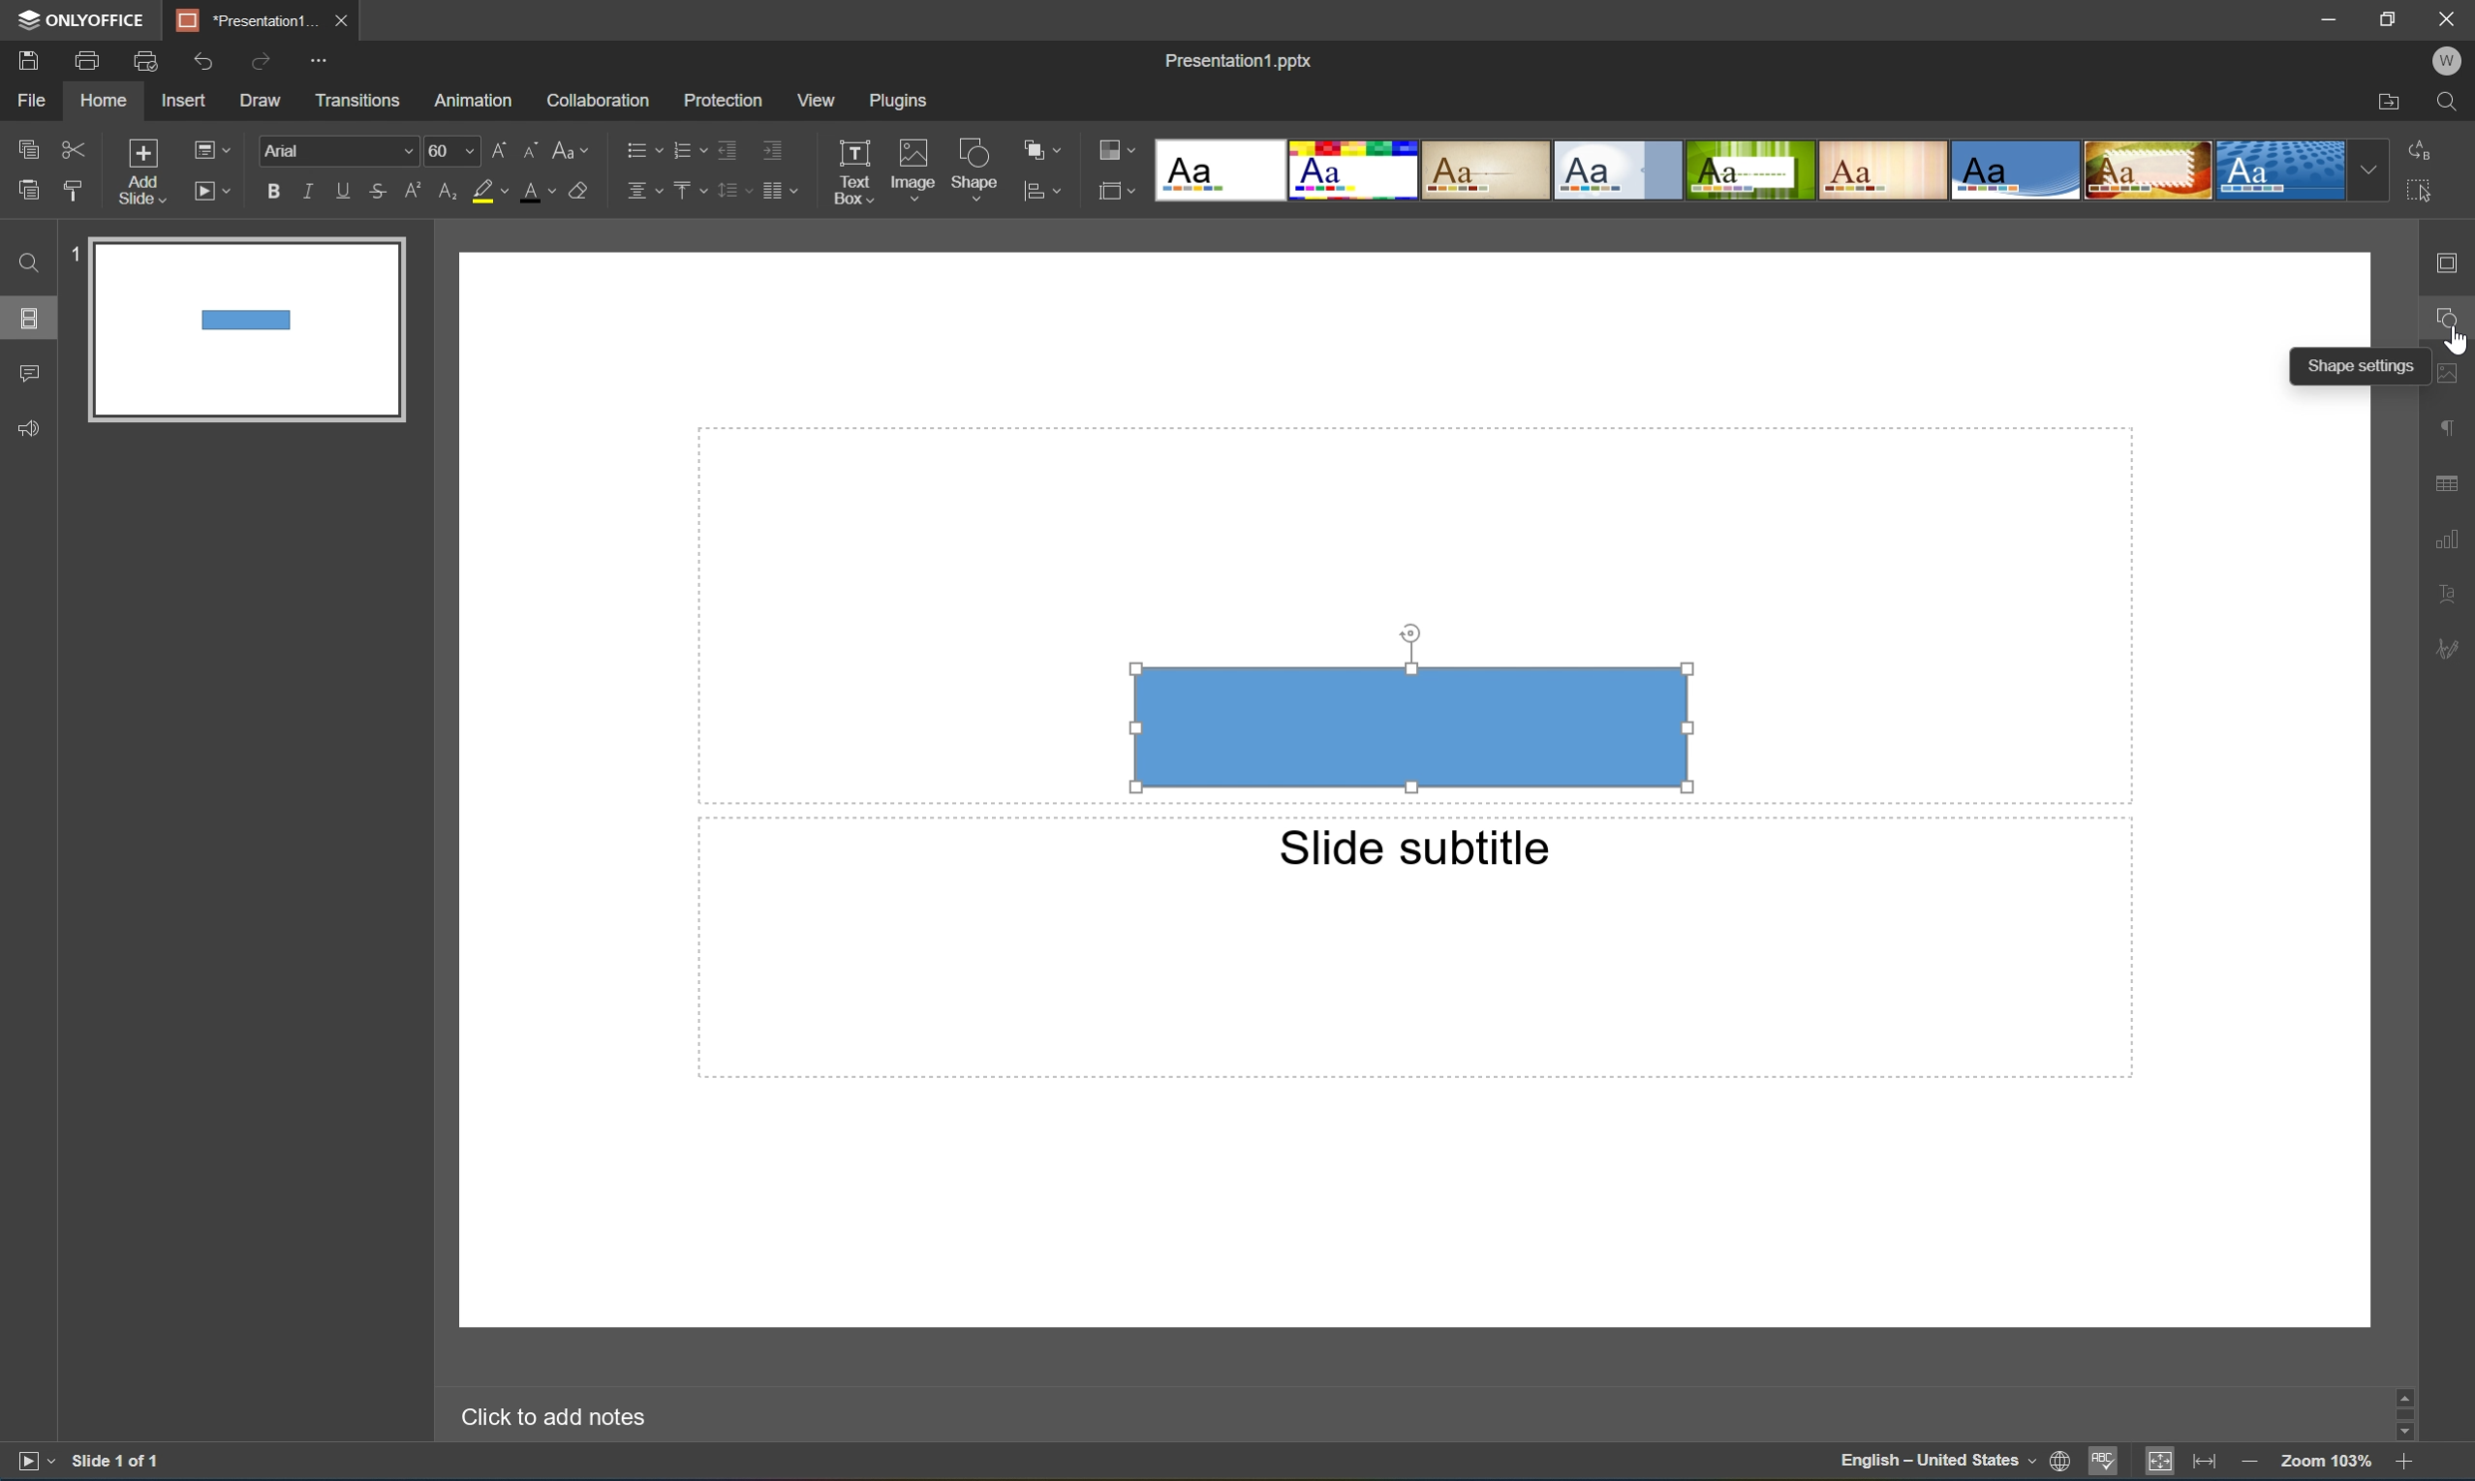 This screenshot has height=1481, width=2475. I want to click on Cut, so click(71, 147).